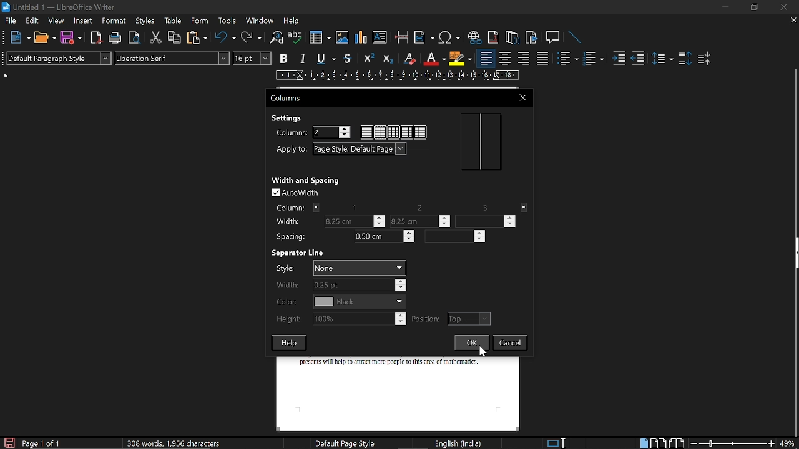 Image resolution: width=799 pixels, height=449 pixels. Describe the element at coordinates (301, 253) in the screenshot. I see `Separator Line` at that location.